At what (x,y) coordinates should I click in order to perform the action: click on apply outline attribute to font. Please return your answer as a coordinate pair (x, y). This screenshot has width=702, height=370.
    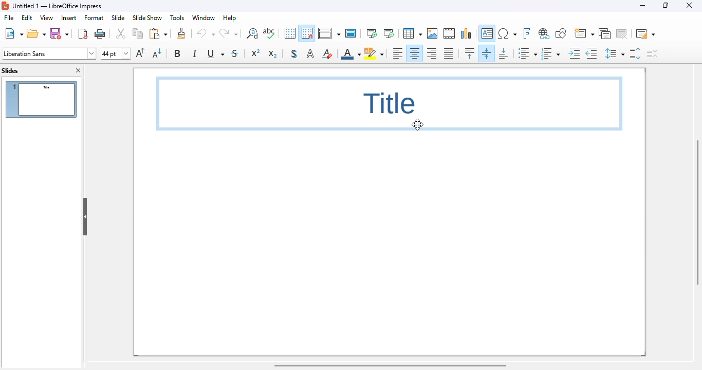
    Looking at the image, I should click on (310, 54).